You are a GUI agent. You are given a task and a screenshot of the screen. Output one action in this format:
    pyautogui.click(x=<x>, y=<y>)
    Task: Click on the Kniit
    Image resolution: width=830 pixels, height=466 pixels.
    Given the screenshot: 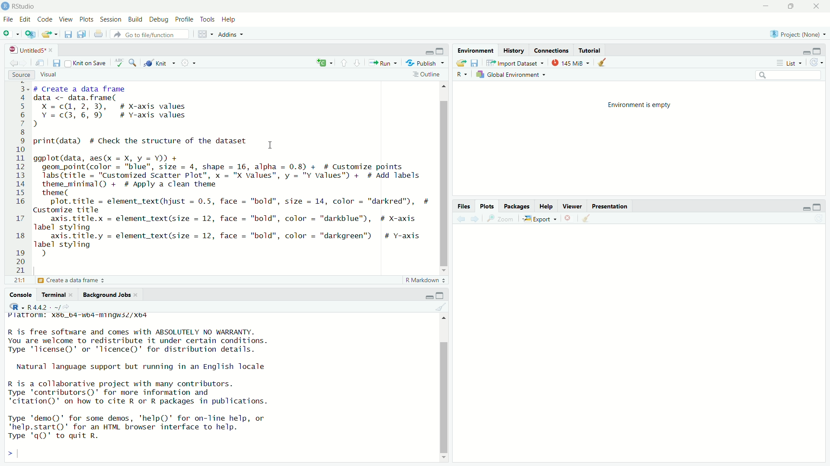 What is the action you would take?
    pyautogui.click(x=160, y=62)
    